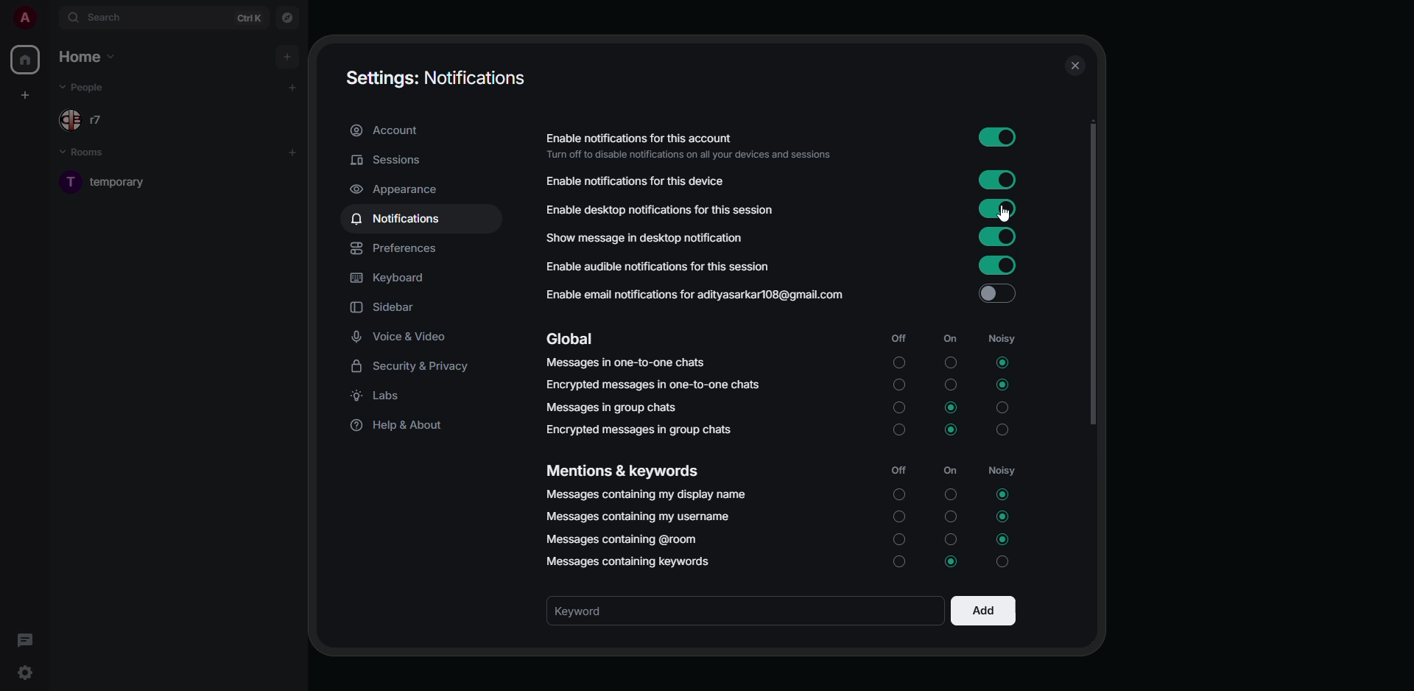 The image size is (1414, 691). Describe the element at coordinates (24, 17) in the screenshot. I see `profile` at that location.